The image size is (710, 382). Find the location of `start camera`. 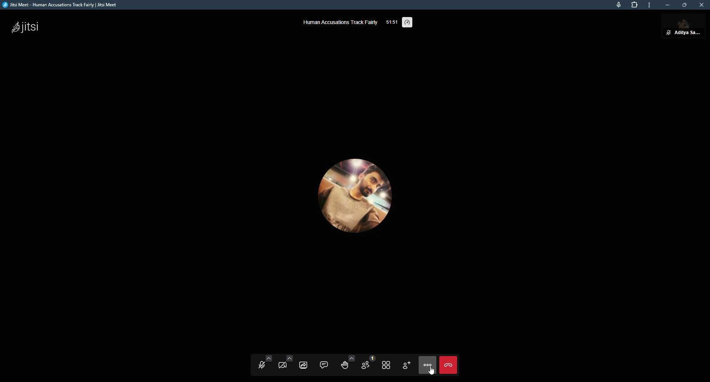

start camera is located at coordinates (283, 364).